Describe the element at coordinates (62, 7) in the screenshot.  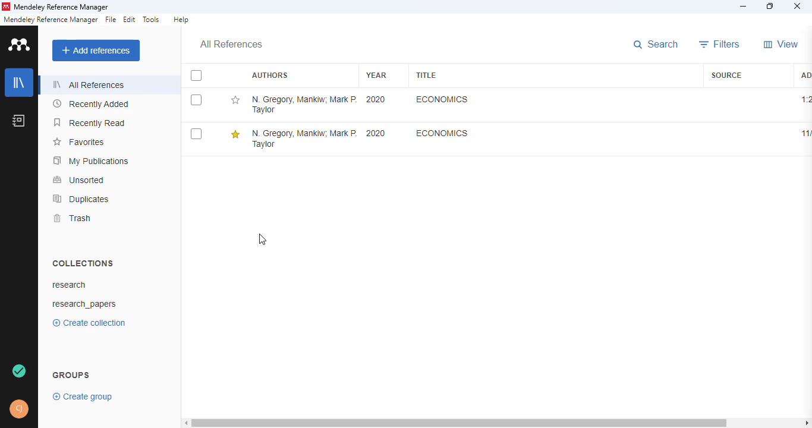
I see `mendeley reference manager` at that location.